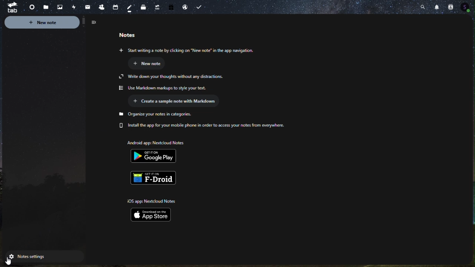 Image resolution: width=475 pixels, height=267 pixels. I want to click on New note, so click(53, 23).